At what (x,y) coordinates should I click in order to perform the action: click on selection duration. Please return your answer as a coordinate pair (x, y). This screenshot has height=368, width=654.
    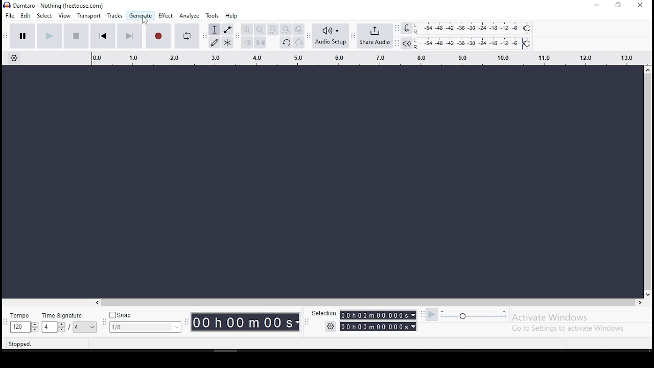
    Looking at the image, I should click on (381, 319).